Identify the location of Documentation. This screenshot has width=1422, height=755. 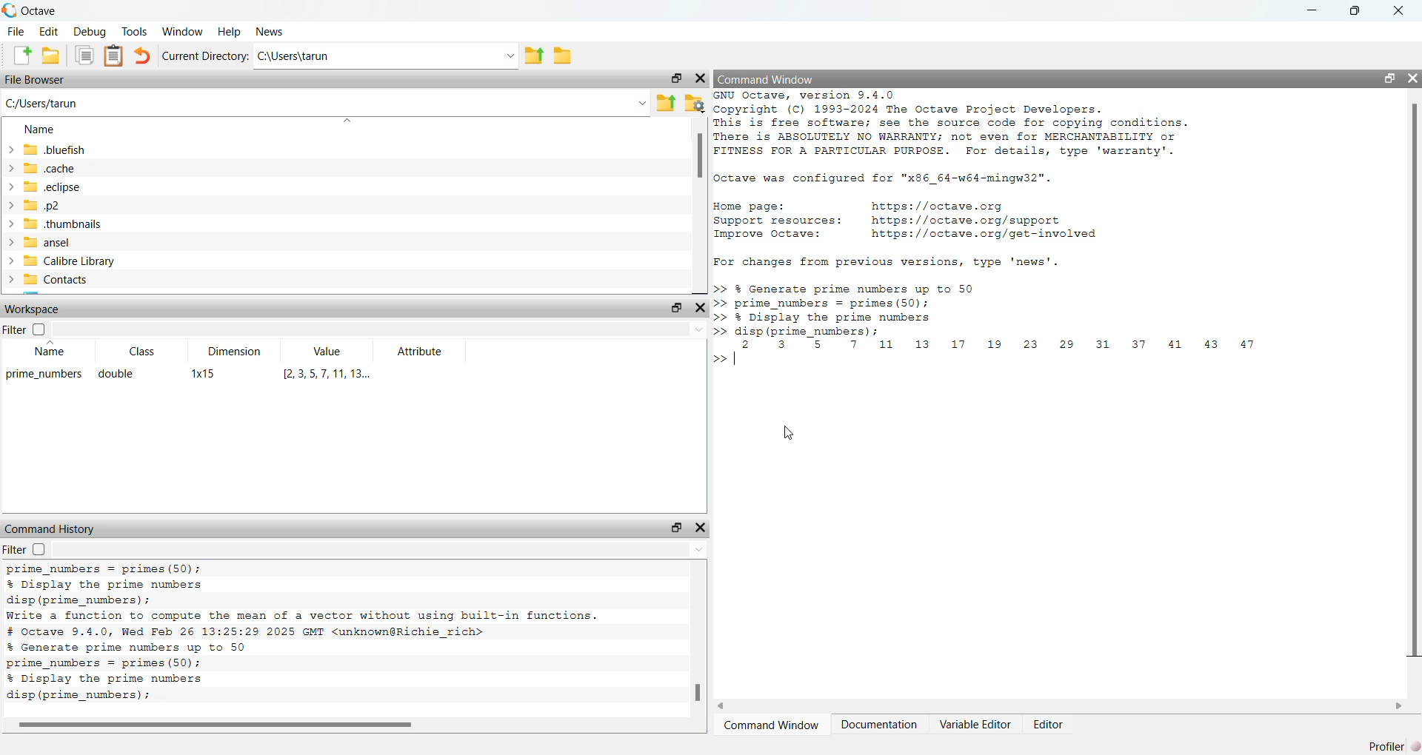
(881, 725).